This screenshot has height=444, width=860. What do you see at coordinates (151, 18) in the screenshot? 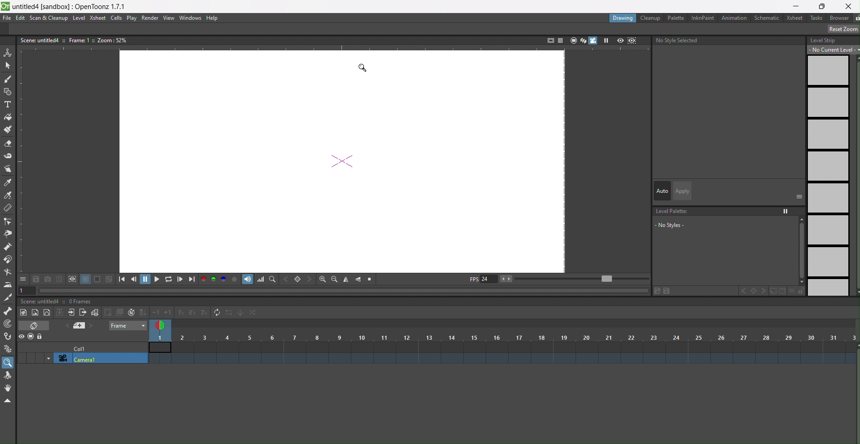
I see `render` at bounding box center [151, 18].